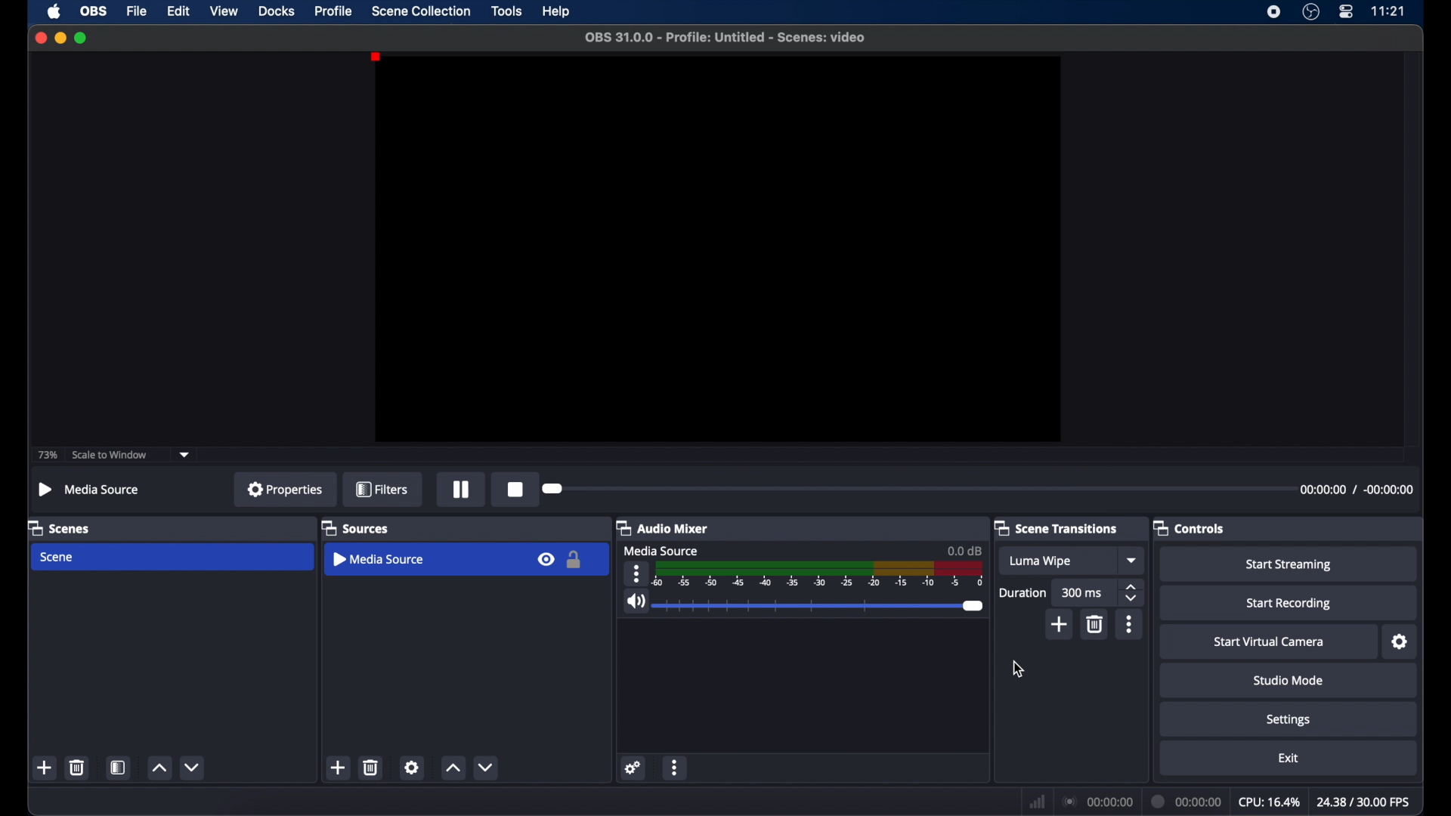 The height and width of the screenshot is (816, 1451). Describe the element at coordinates (382, 489) in the screenshot. I see `filters` at that location.